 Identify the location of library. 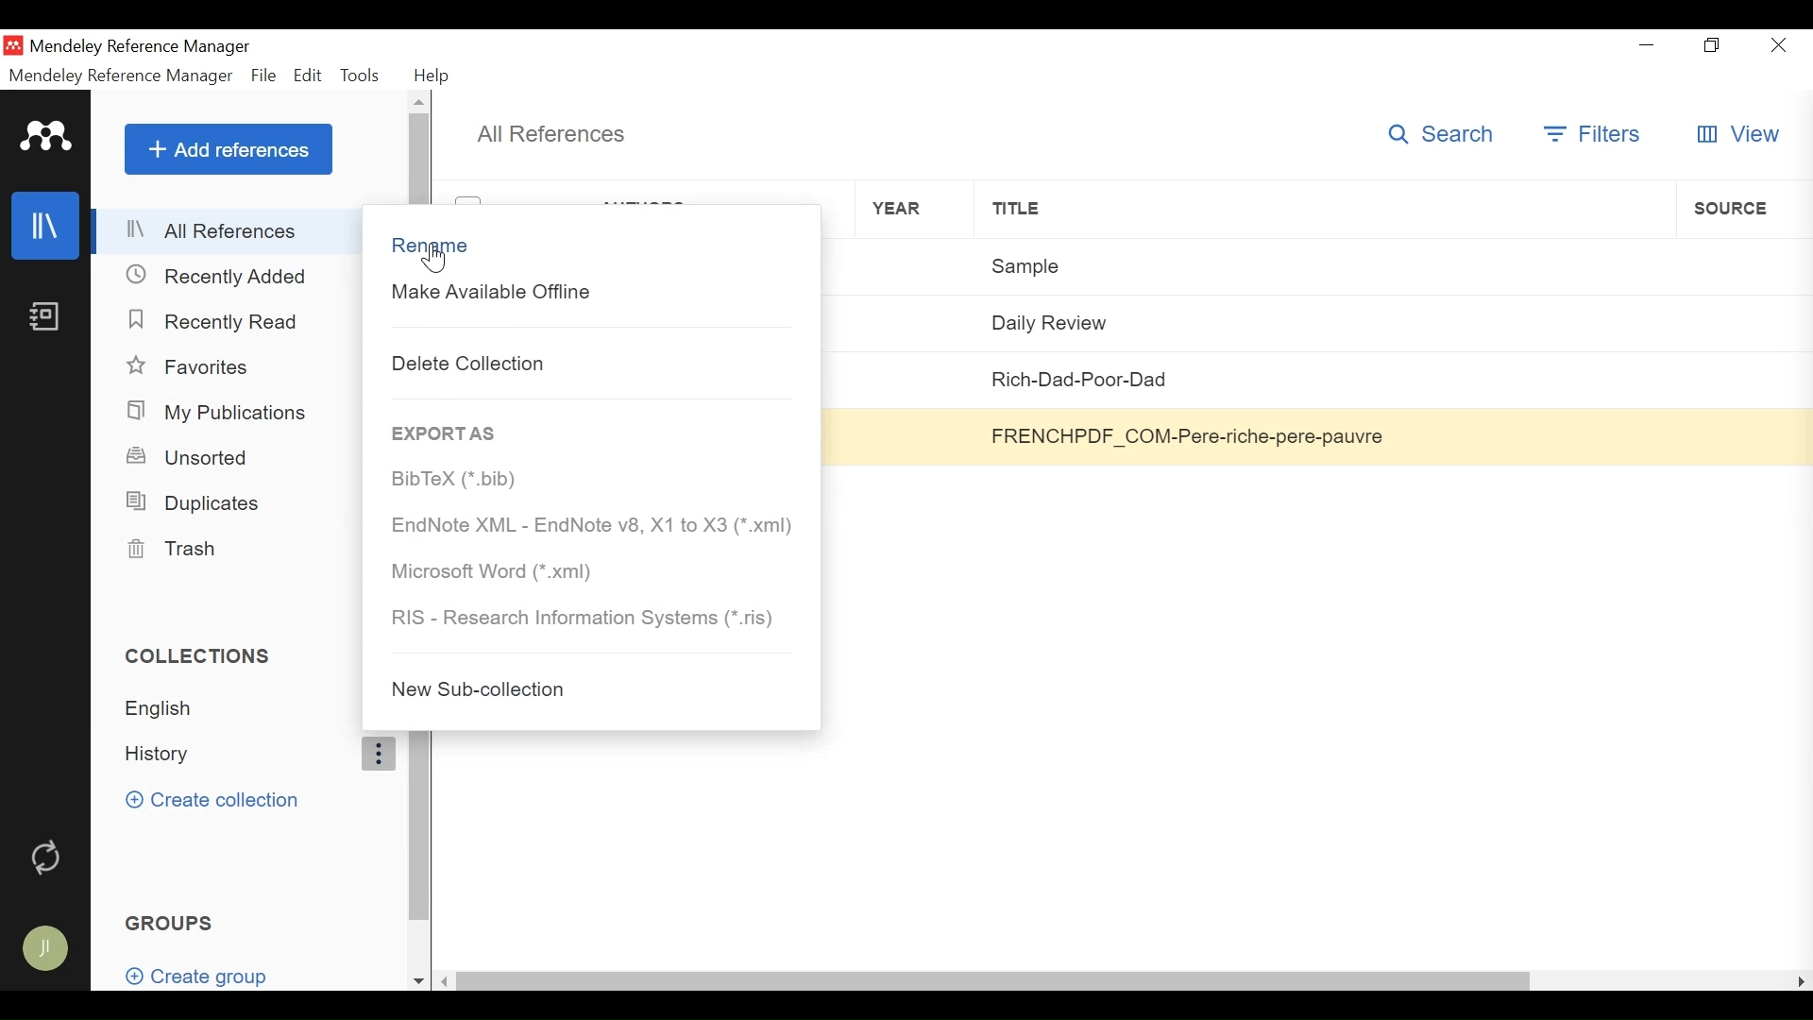
(46, 227).